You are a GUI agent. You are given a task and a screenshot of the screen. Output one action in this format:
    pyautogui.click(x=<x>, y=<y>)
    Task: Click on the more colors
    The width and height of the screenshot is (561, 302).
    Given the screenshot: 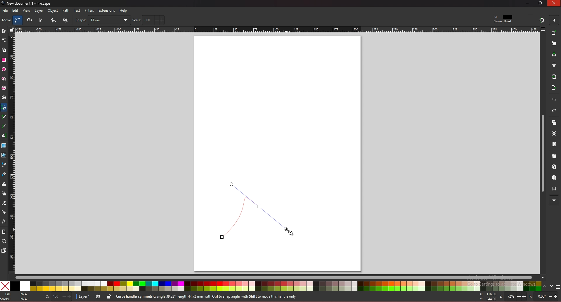 What is the action you would take?
    pyautogui.click(x=557, y=287)
    